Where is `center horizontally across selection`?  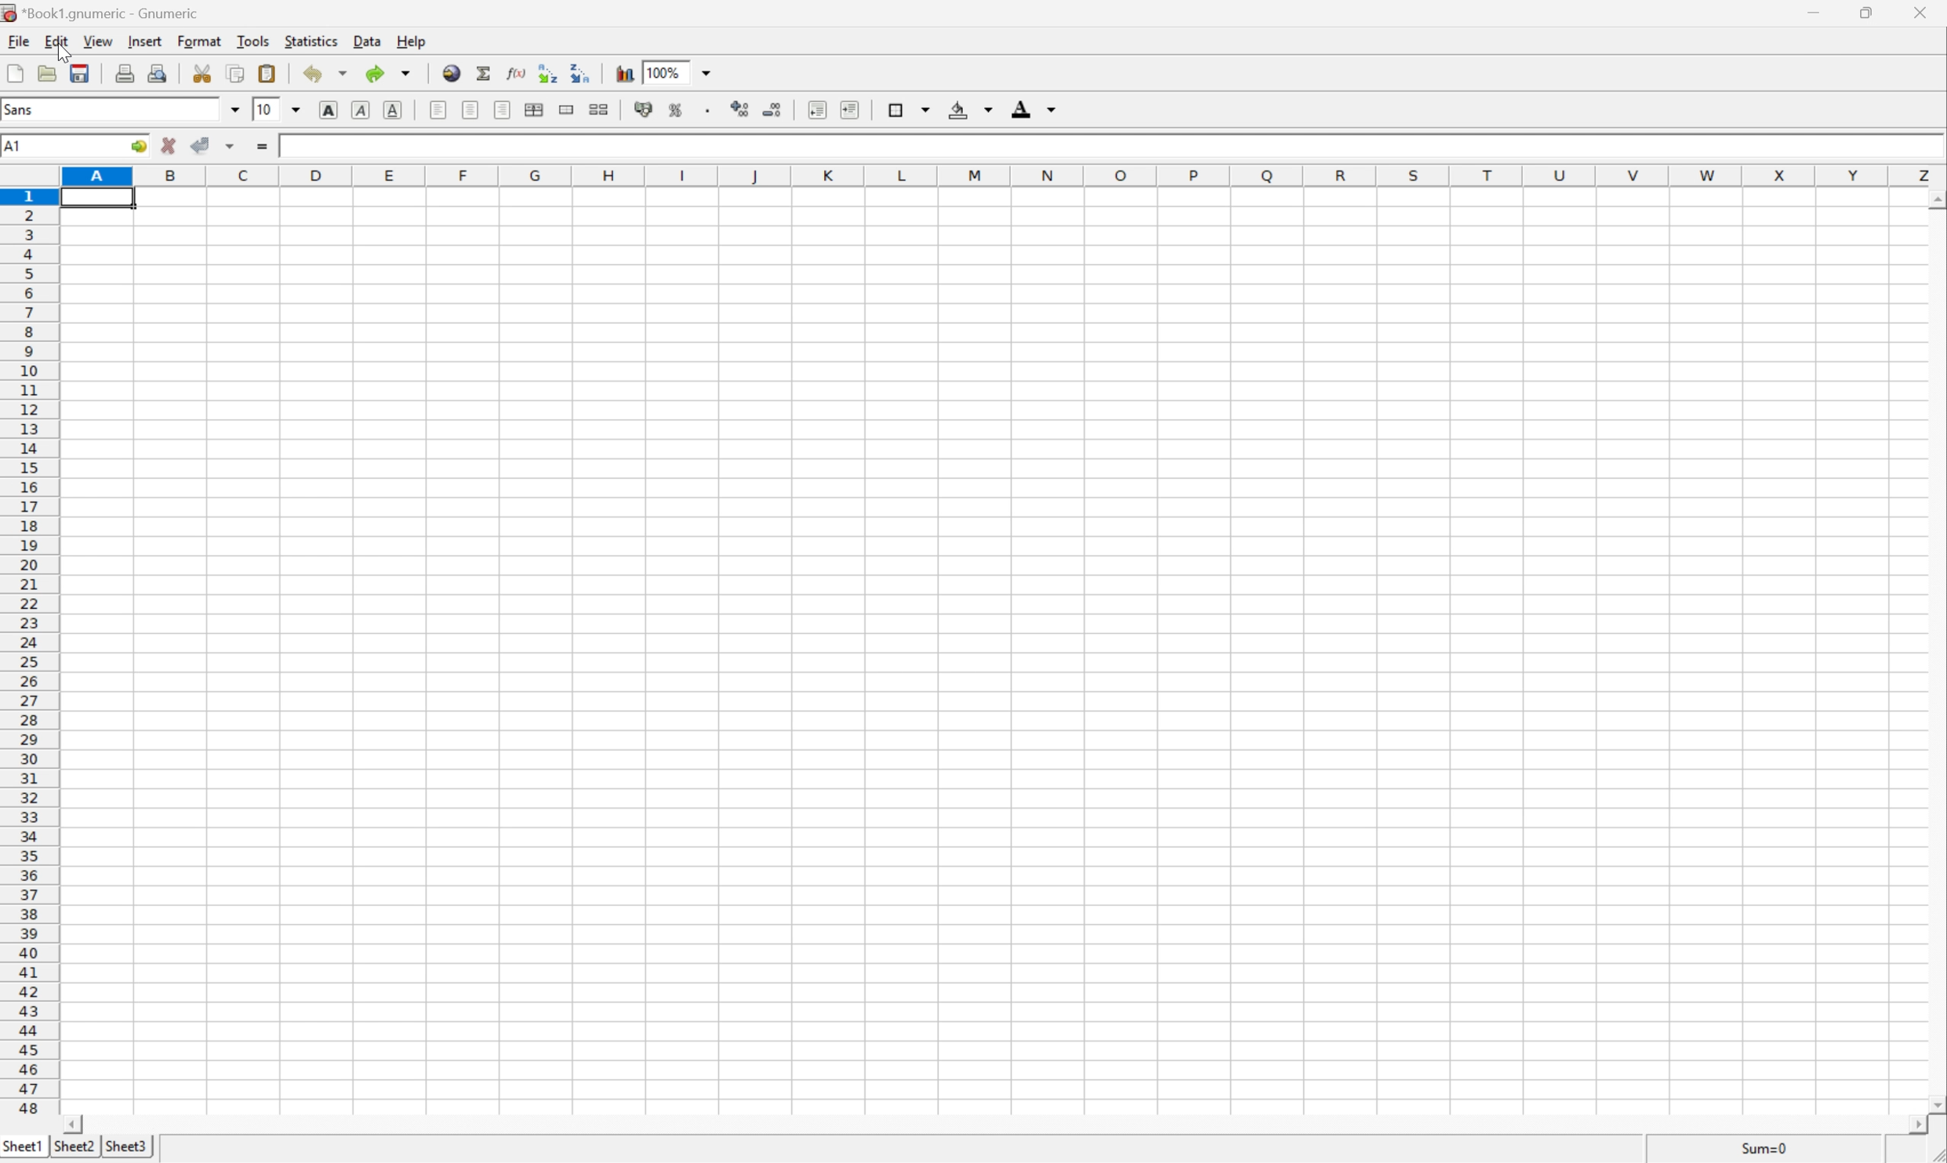
center horizontally across selection is located at coordinates (536, 107).